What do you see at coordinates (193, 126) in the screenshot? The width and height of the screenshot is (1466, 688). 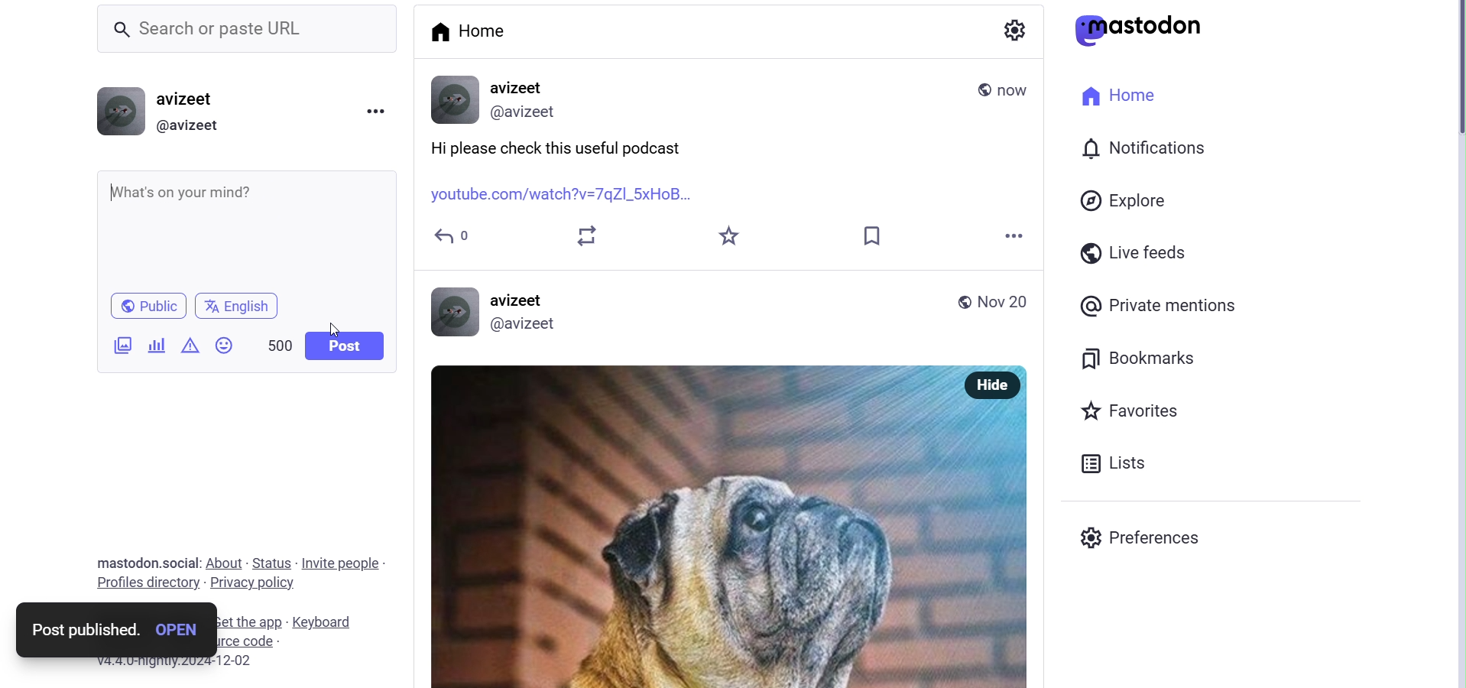 I see `@username` at bounding box center [193, 126].